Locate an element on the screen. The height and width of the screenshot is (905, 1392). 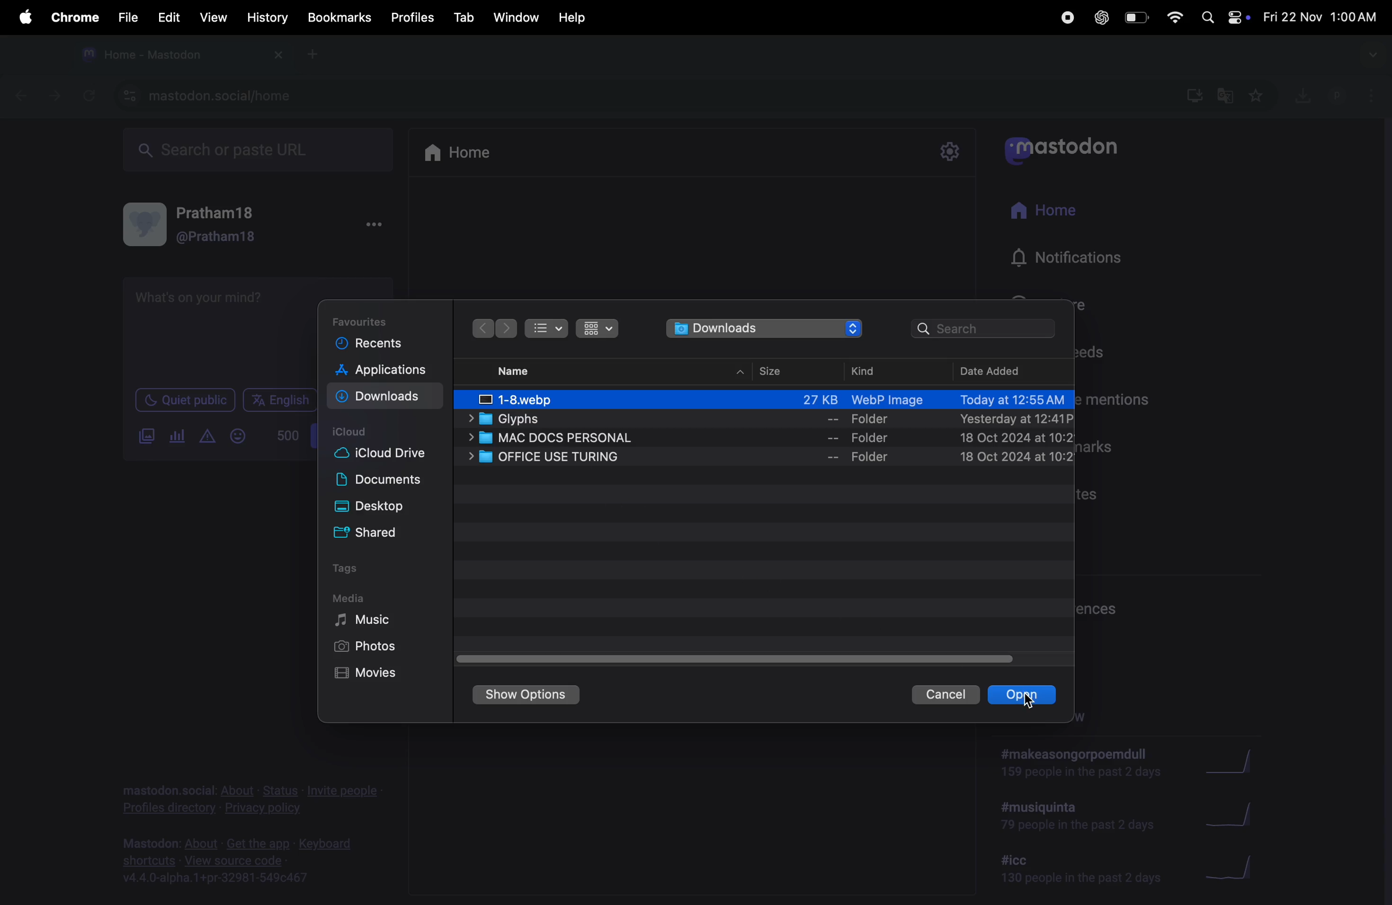
hashtags is located at coordinates (1064, 870).